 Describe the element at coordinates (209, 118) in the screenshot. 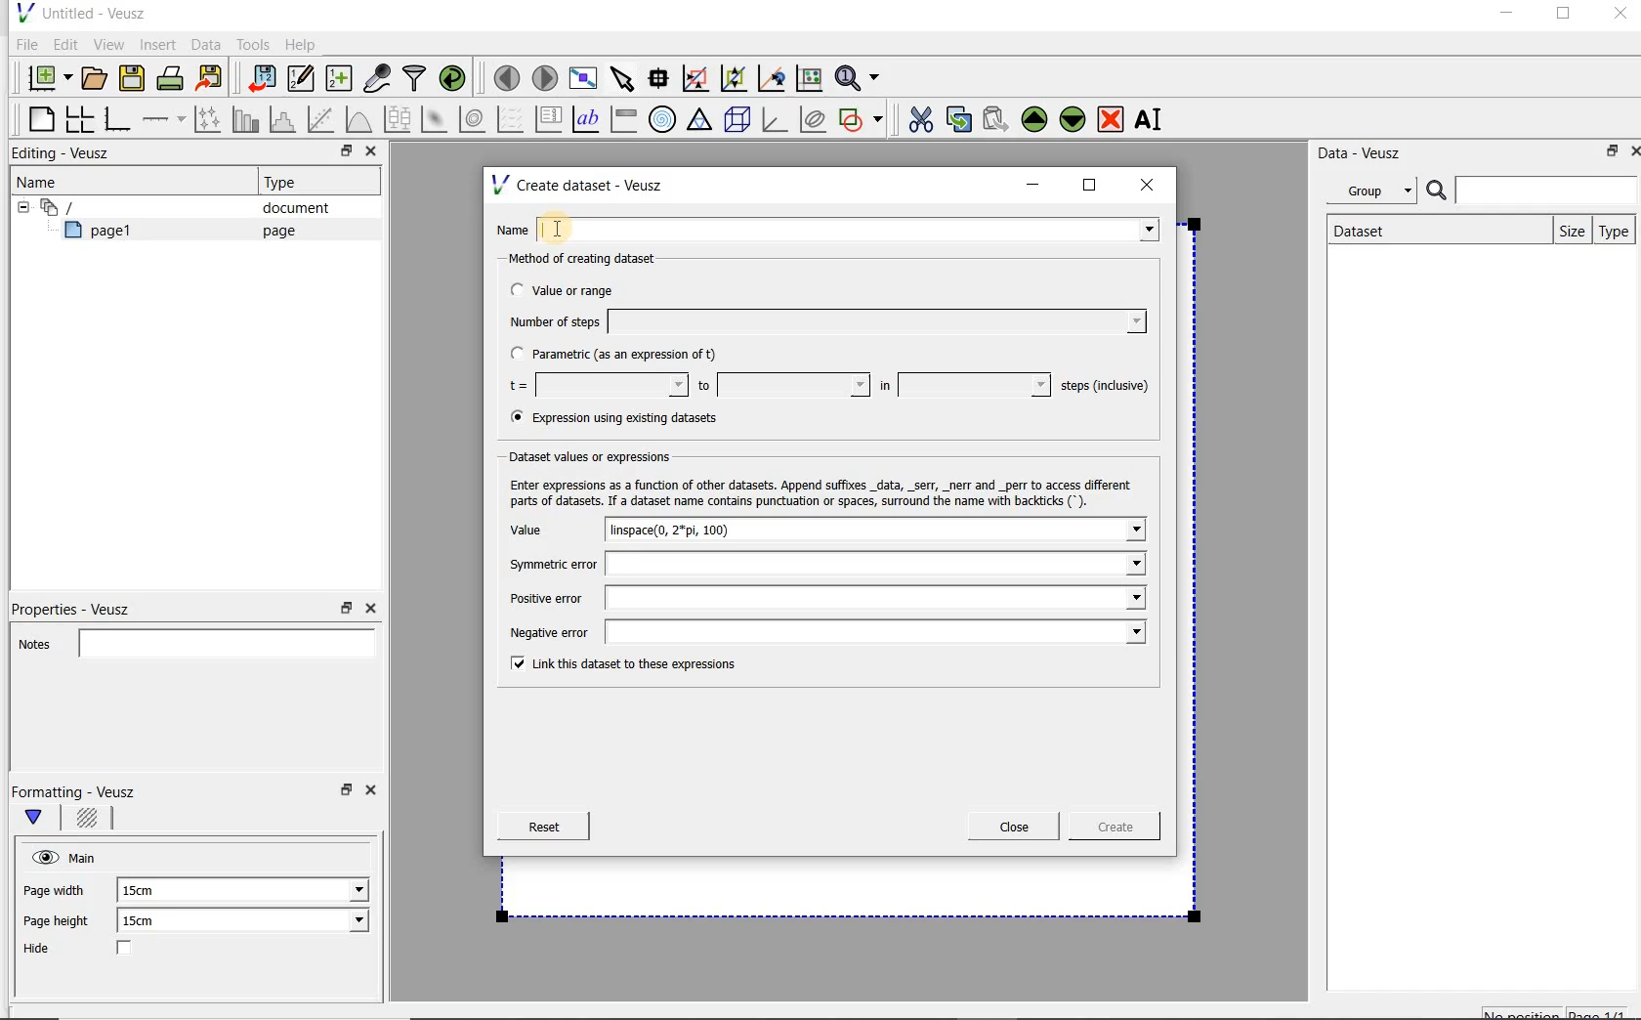

I see `Plot points with lines and error bars` at that location.